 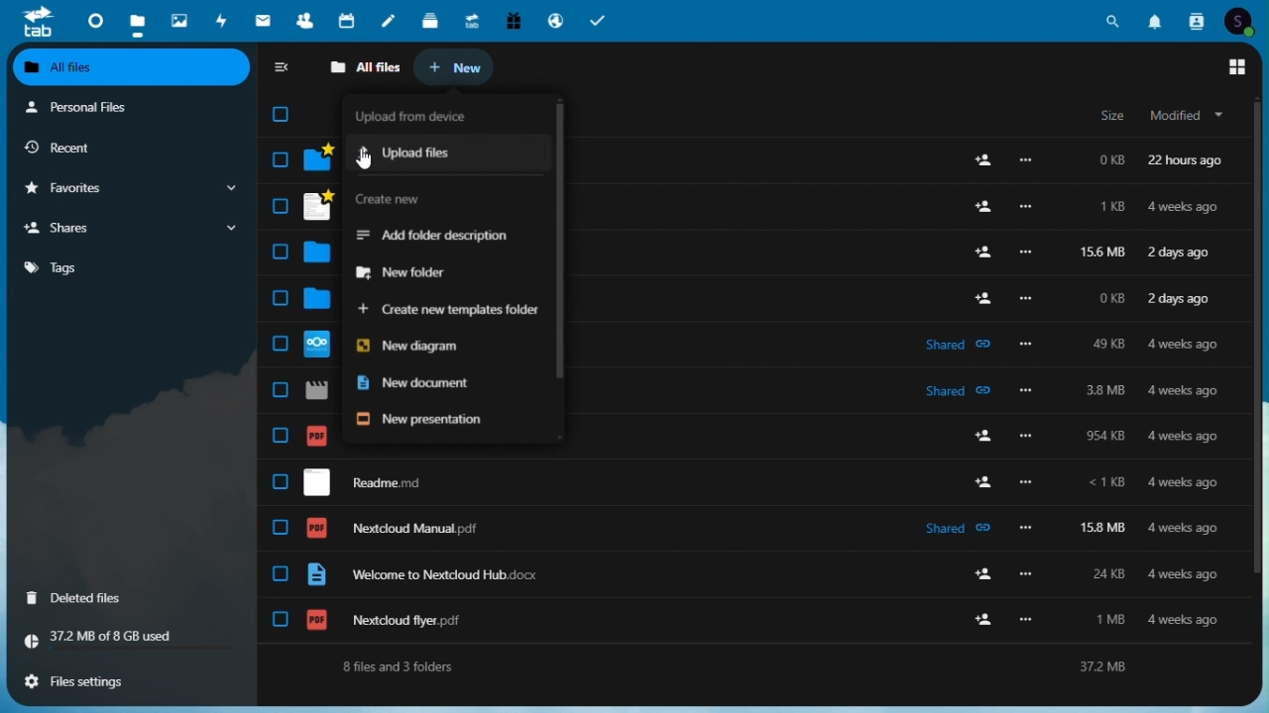 I want to click on file, so click(x=318, y=437).